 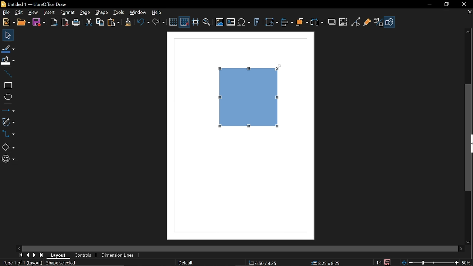 I want to click on Redo, so click(x=159, y=22).